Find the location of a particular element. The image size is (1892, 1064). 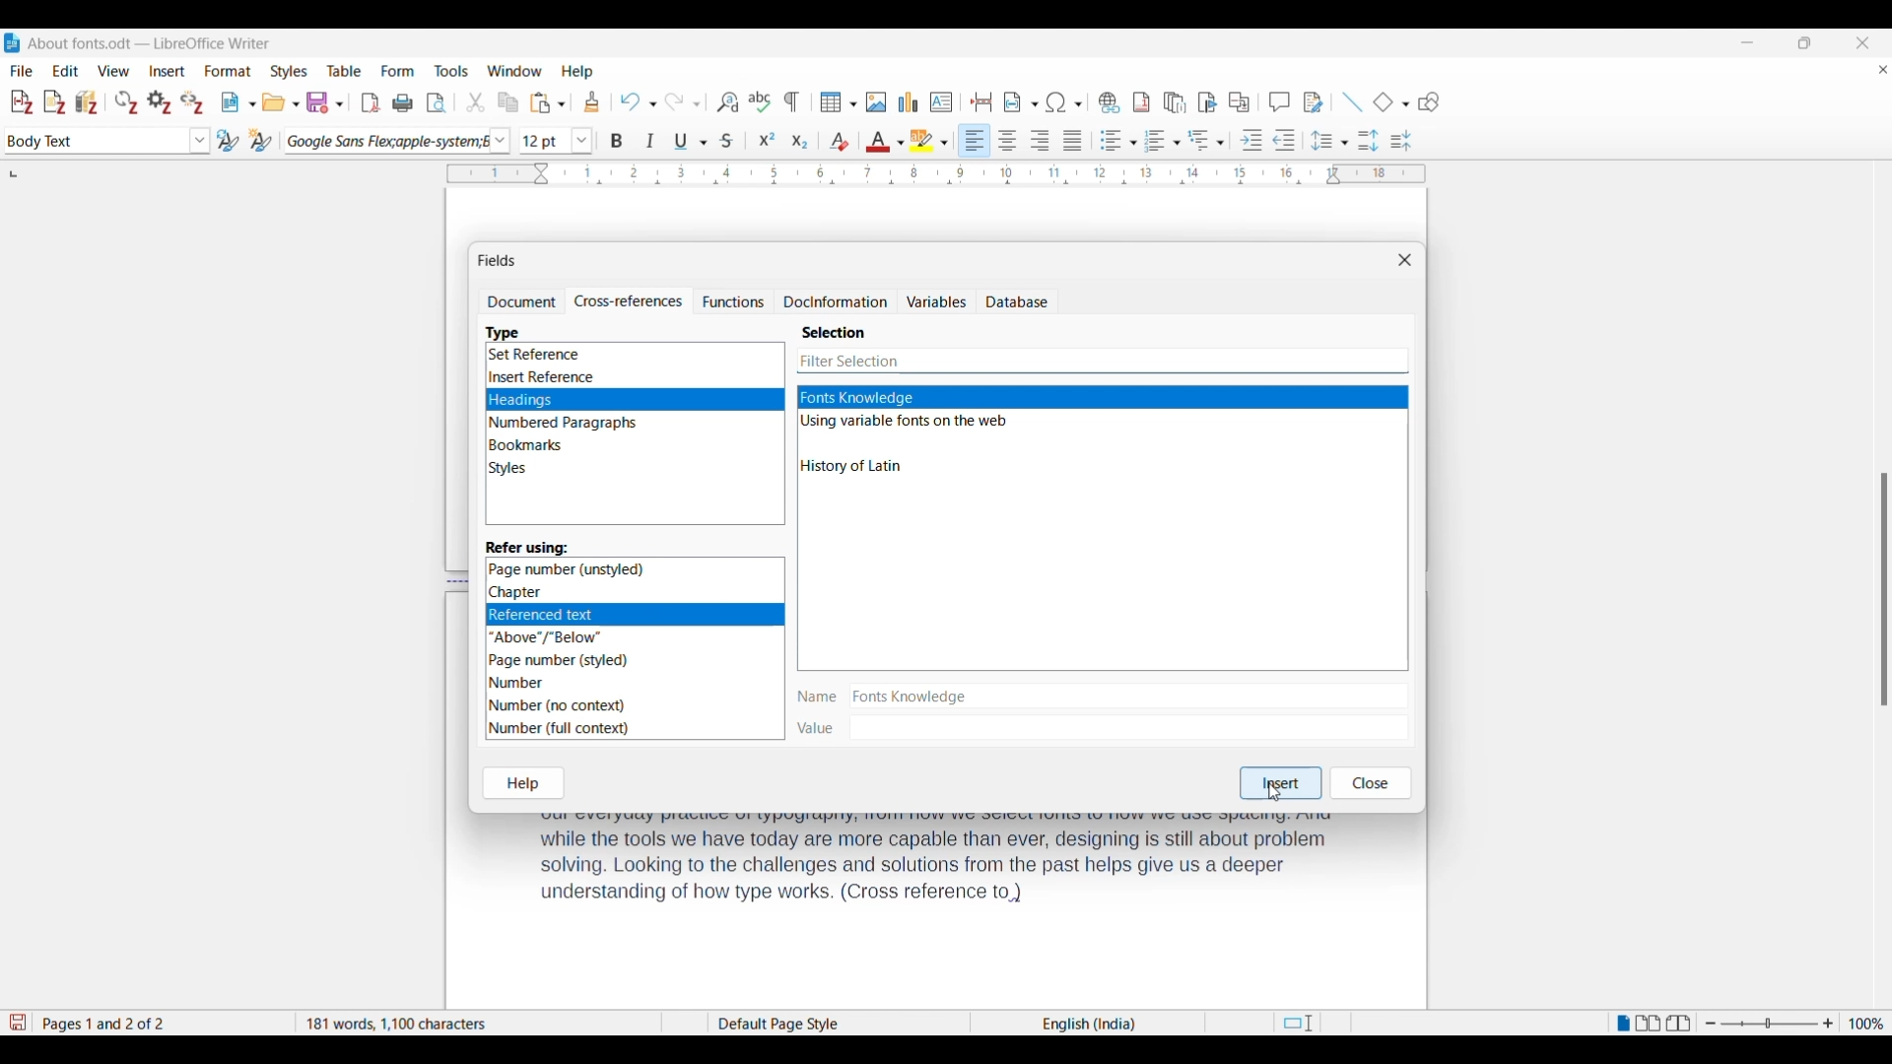

Section title is located at coordinates (507, 332).